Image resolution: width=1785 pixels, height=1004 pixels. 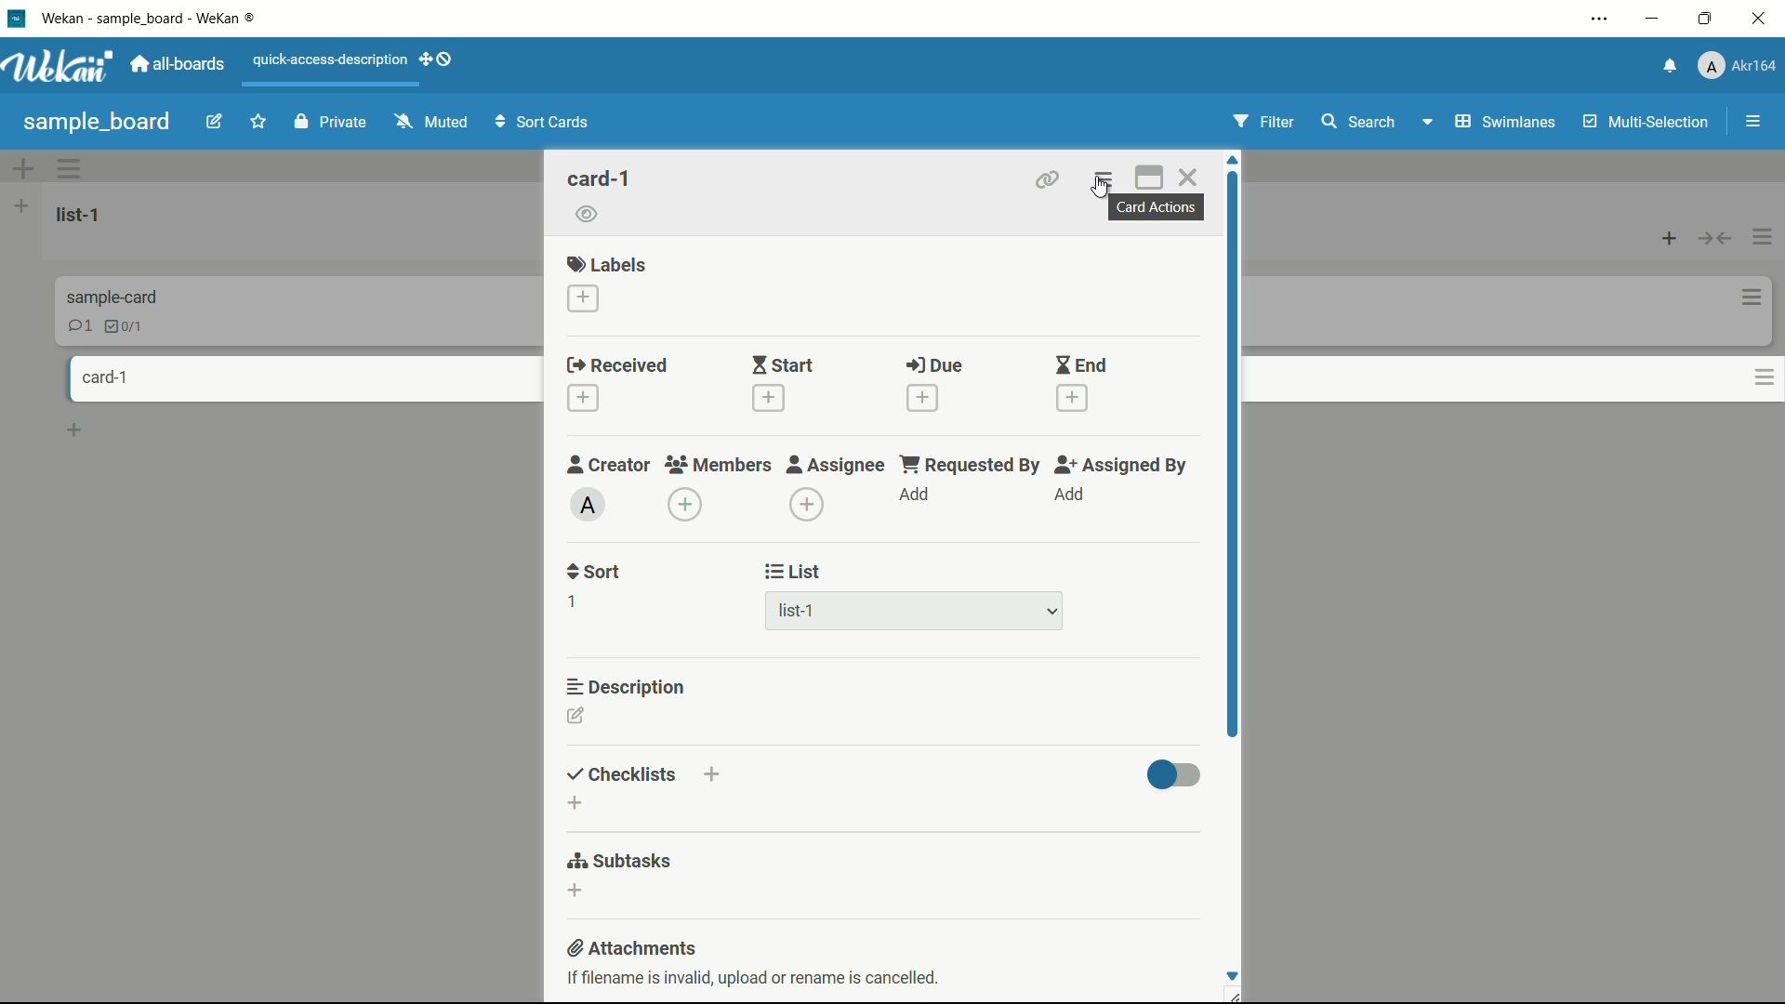 What do you see at coordinates (1050, 179) in the screenshot?
I see `copy card link to clipboard` at bounding box center [1050, 179].